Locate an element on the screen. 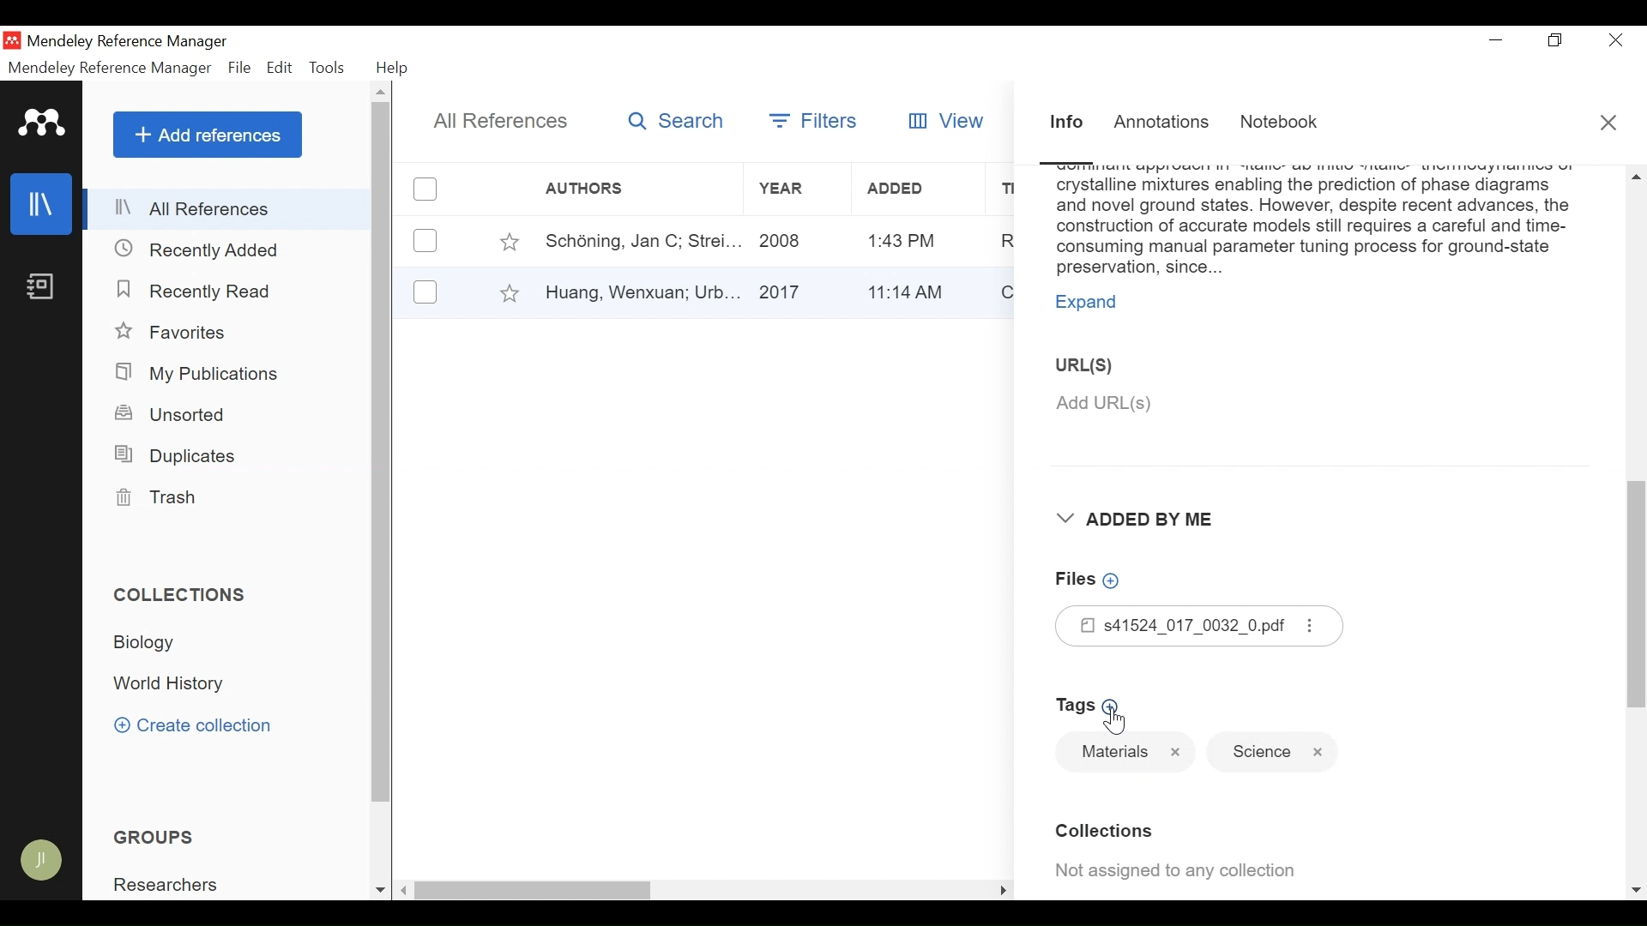 The image size is (1647, 926). Information is located at coordinates (1068, 123).